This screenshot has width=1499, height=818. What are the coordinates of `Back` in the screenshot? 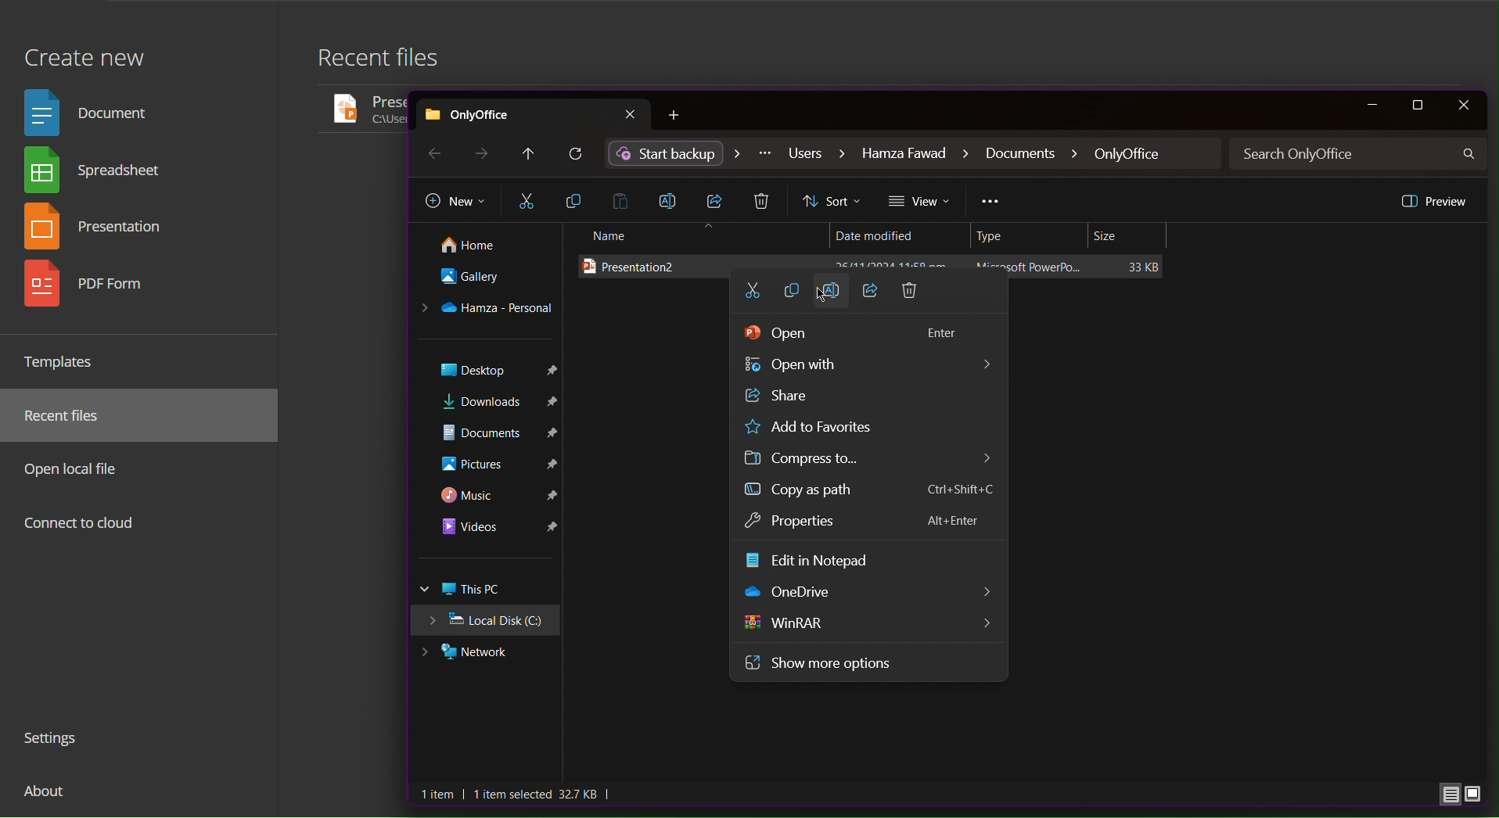 It's located at (433, 152).